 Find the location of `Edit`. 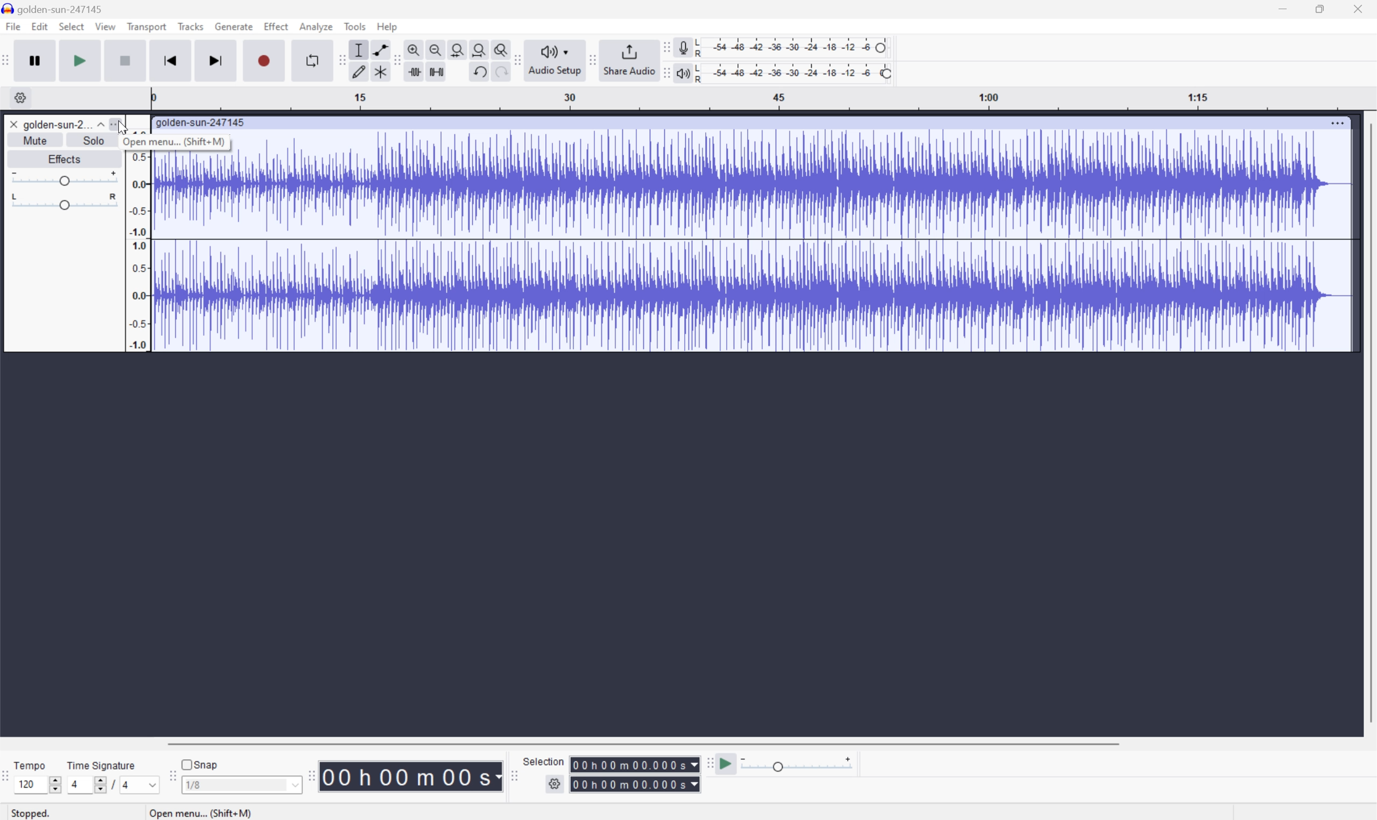

Edit is located at coordinates (40, 28).